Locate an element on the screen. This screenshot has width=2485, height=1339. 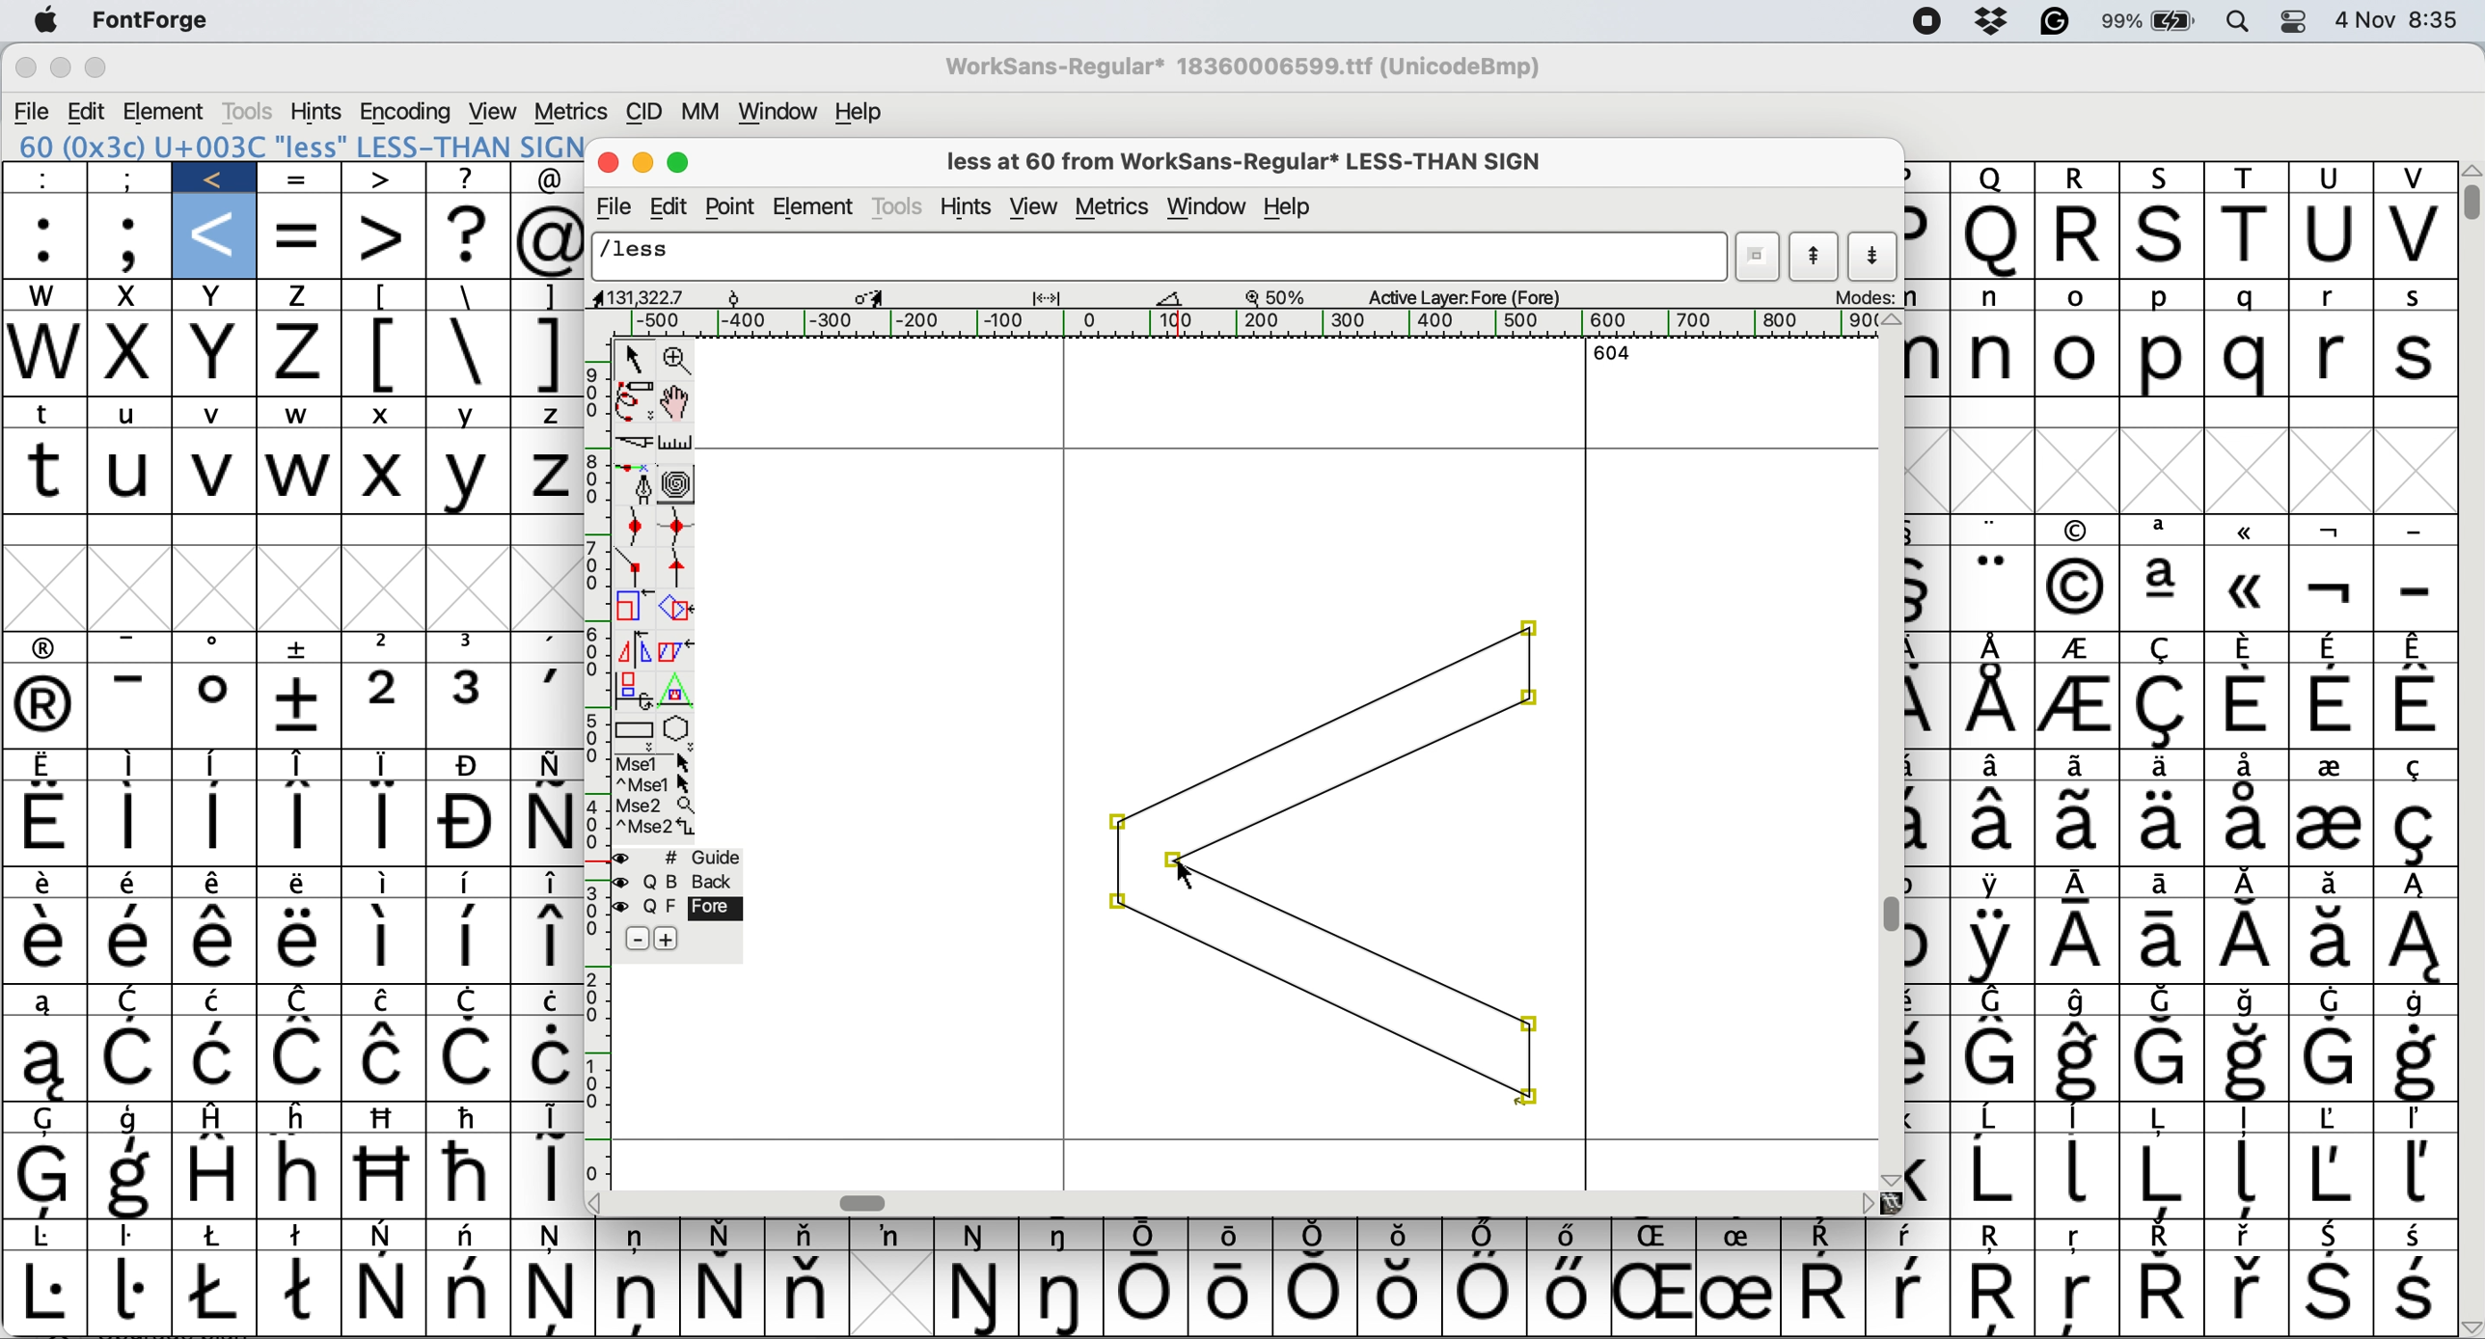
= is located at coordinates (299, 178).